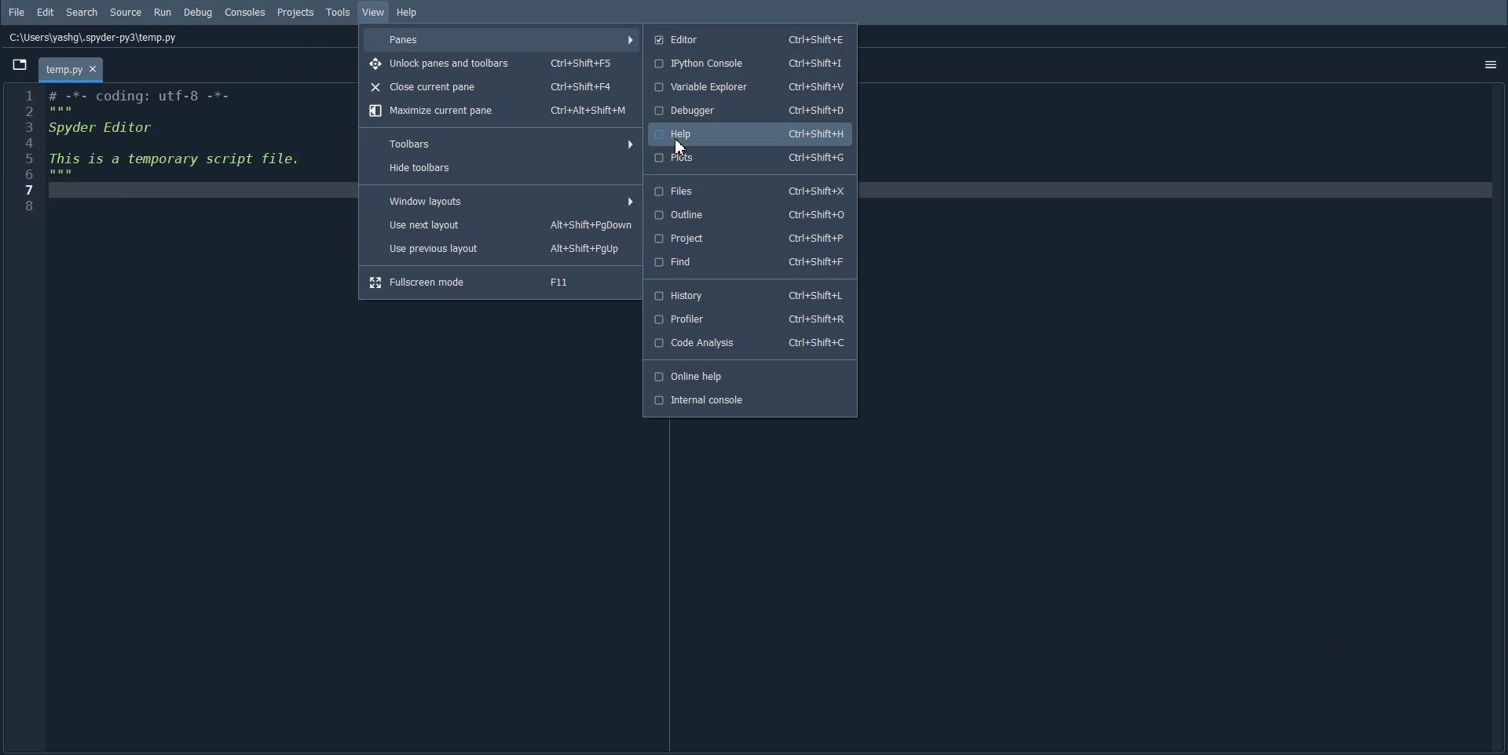 The image size is (1508, 755). Describe the element at coordinates (24, 148) in the screenshot. I see `Line Number` at that location.